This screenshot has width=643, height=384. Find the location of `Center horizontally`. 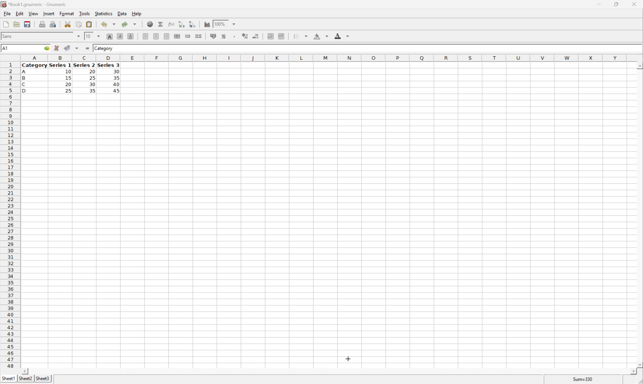

Center horizontally is located at coordinates (156, 36).